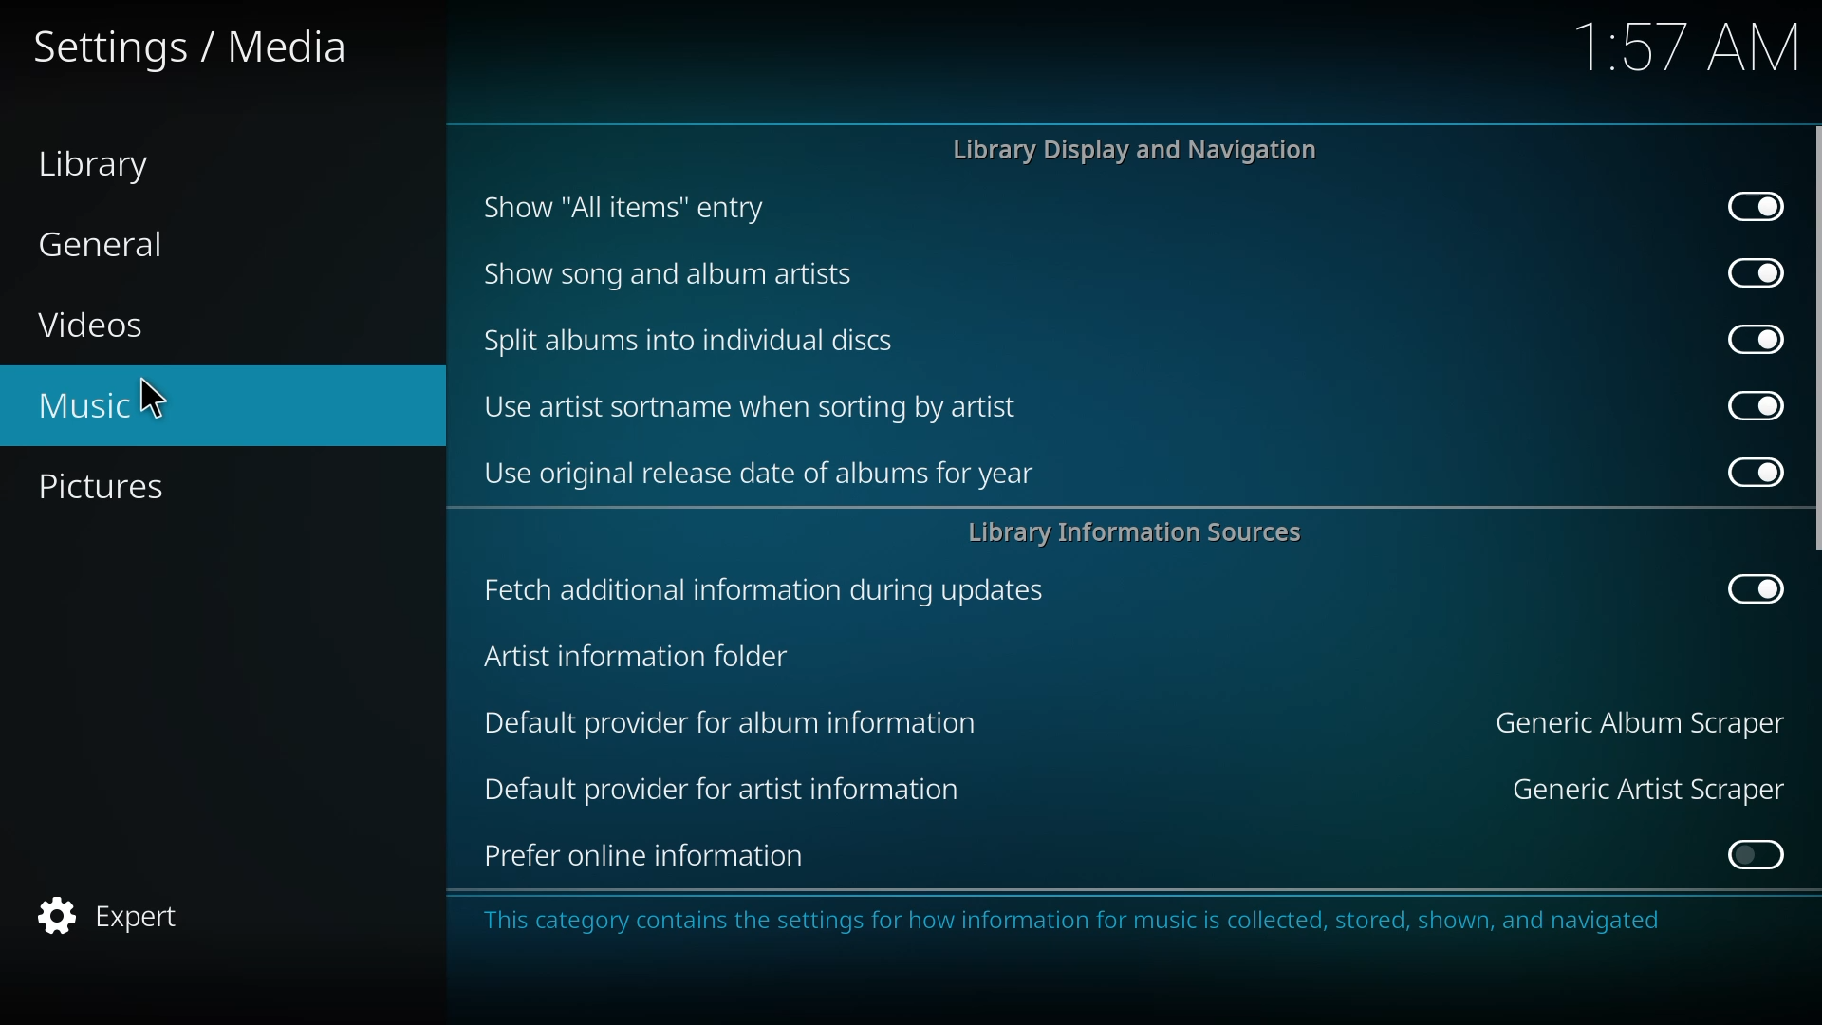 The width and height of the screenshot is (1822, 1025). Describe the element at coordinates (619, 207) in the screenshot. I see `show all items entry` at that location.